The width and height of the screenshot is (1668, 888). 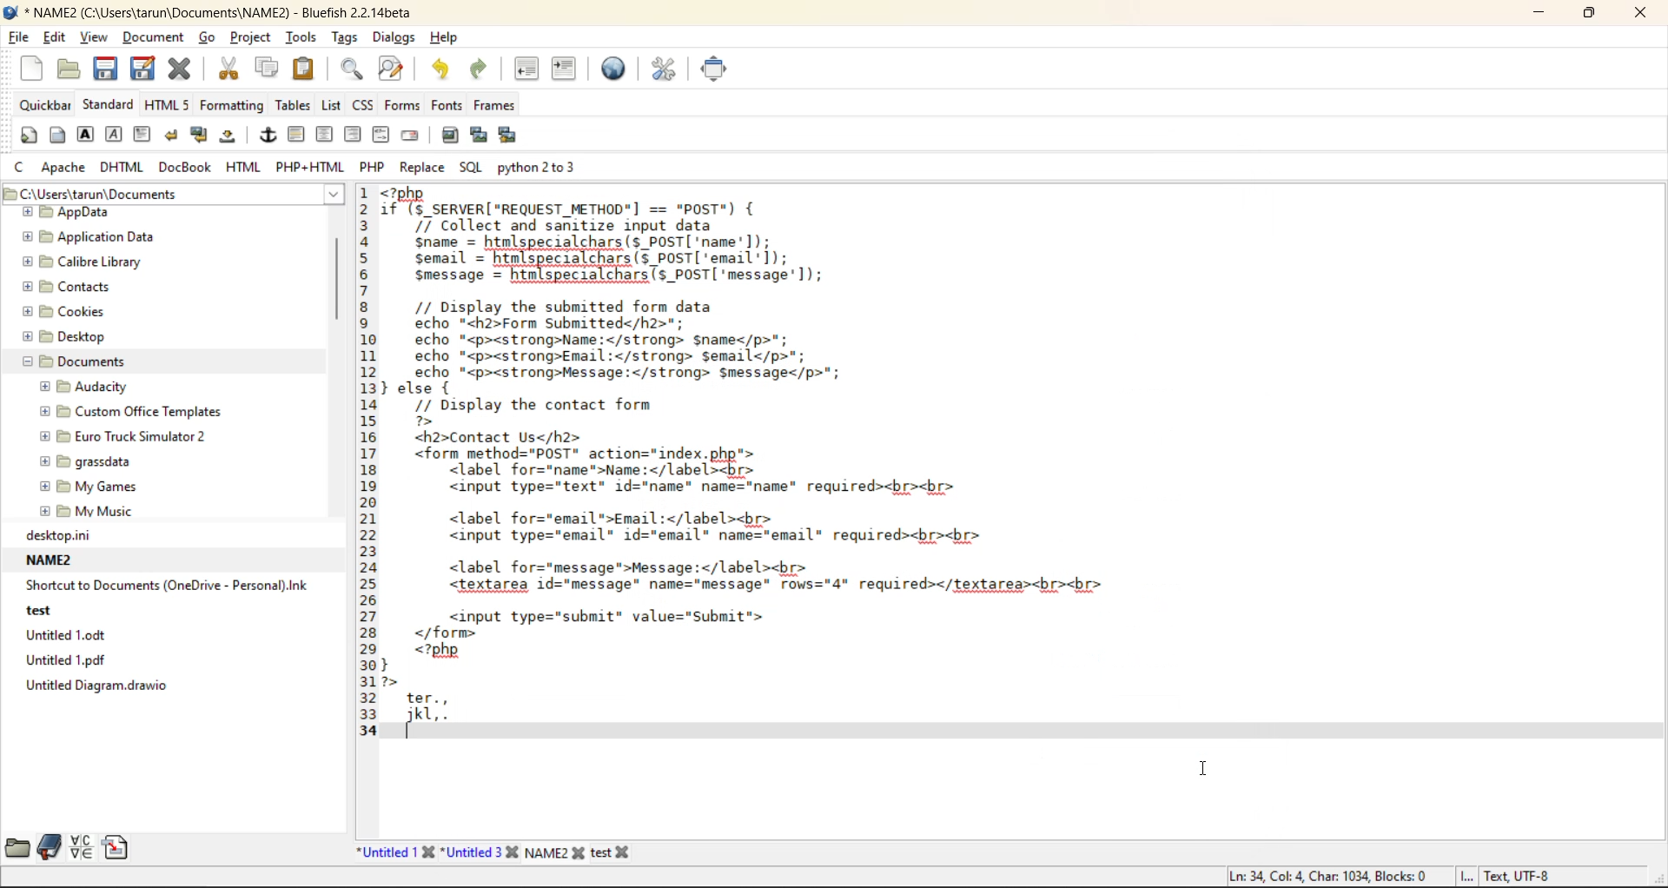 What do you see at coordinates (1642, 16) in the screenshot?
I see `close` at bounding box center [1642, 16].